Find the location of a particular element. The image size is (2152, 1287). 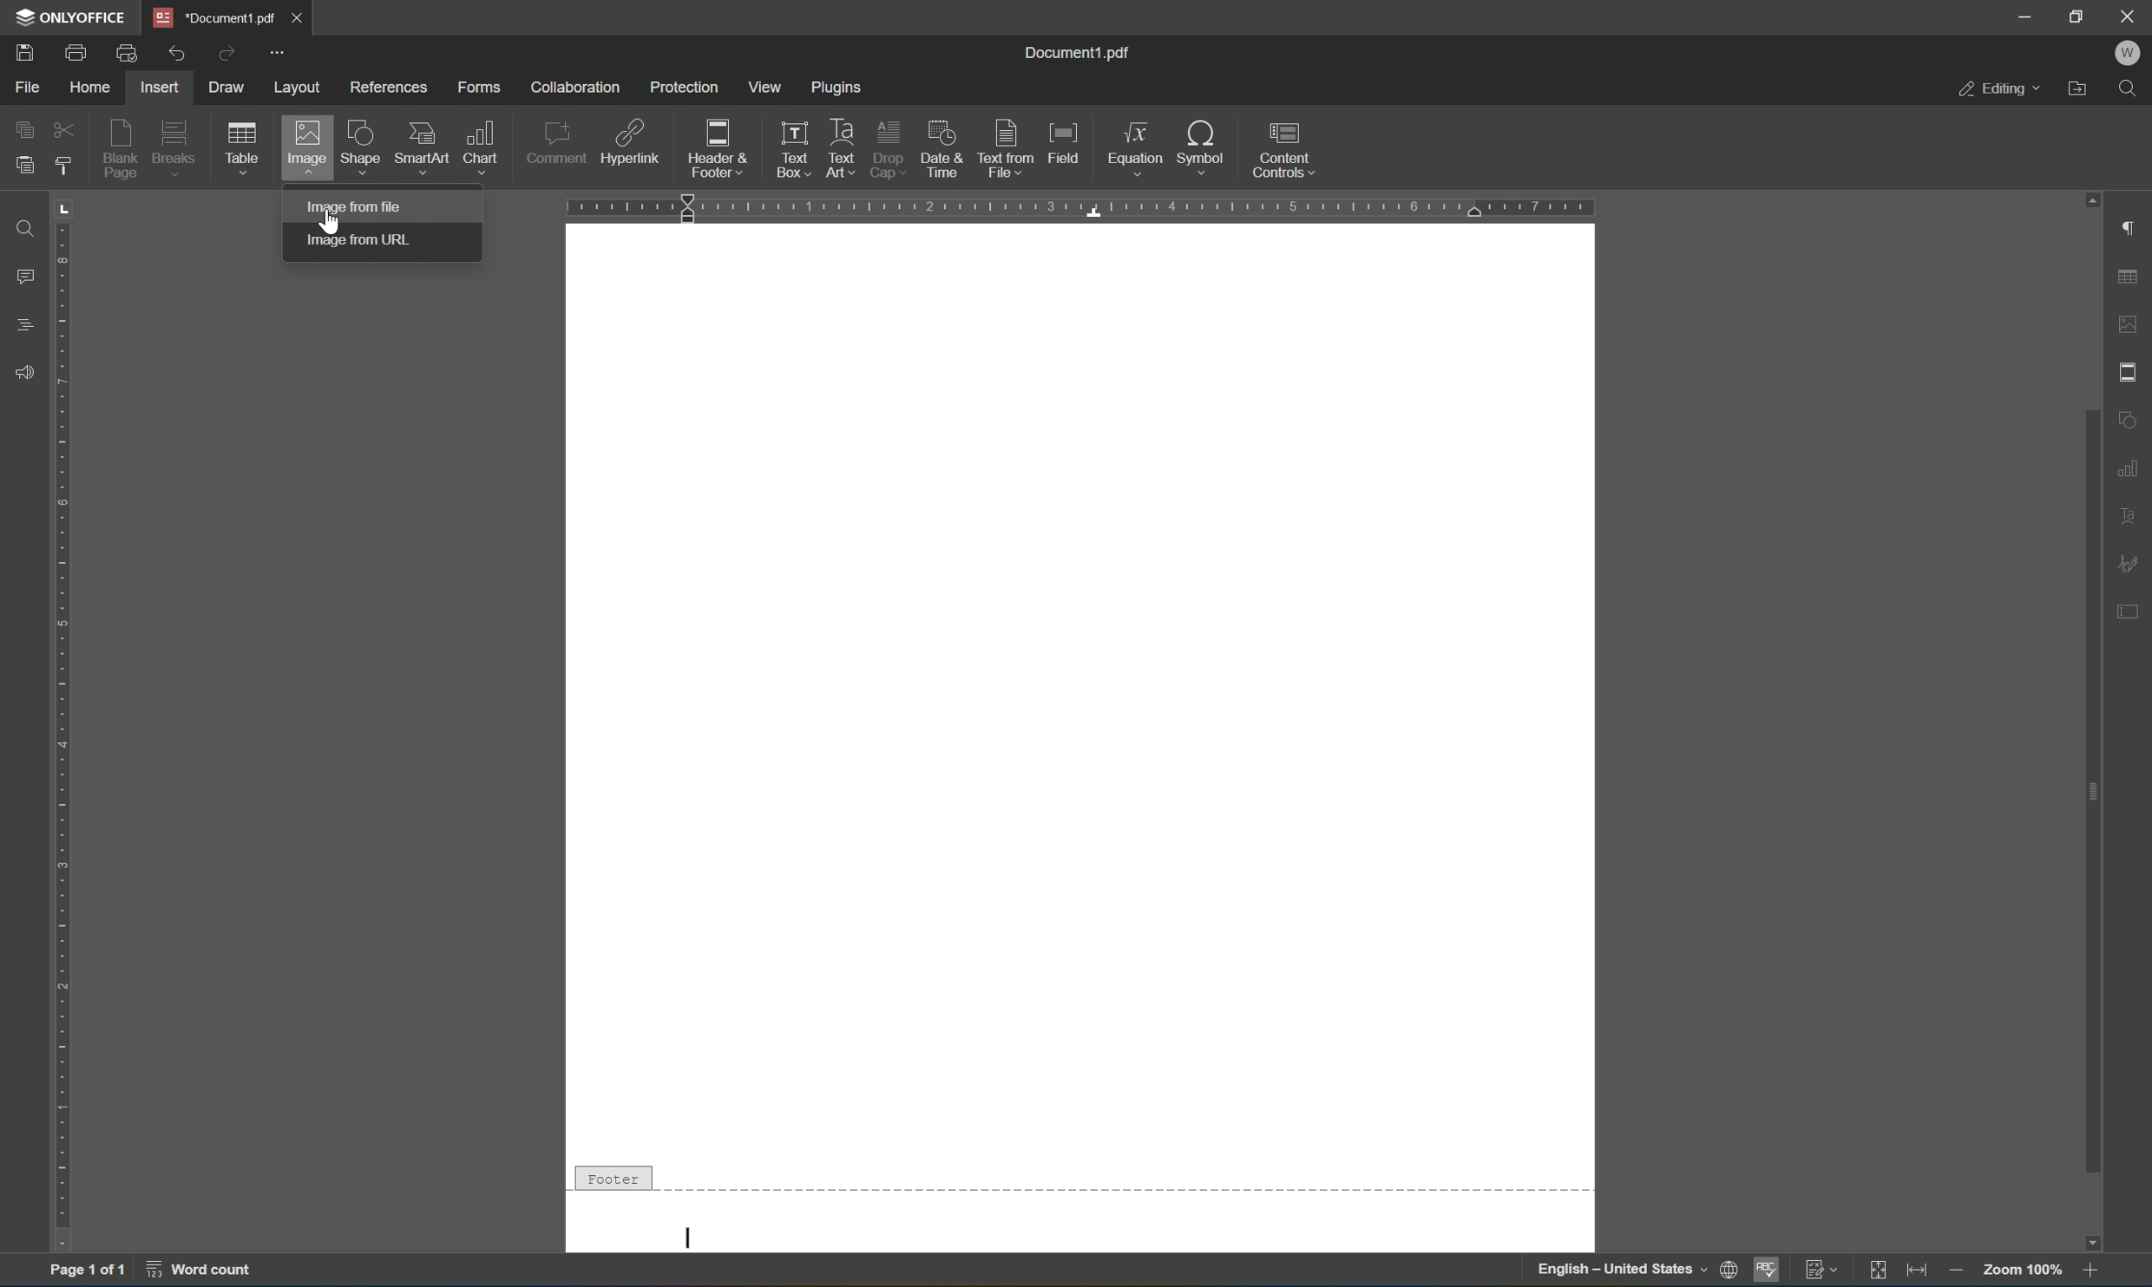

Footer is located at coordinates (611, 1174).